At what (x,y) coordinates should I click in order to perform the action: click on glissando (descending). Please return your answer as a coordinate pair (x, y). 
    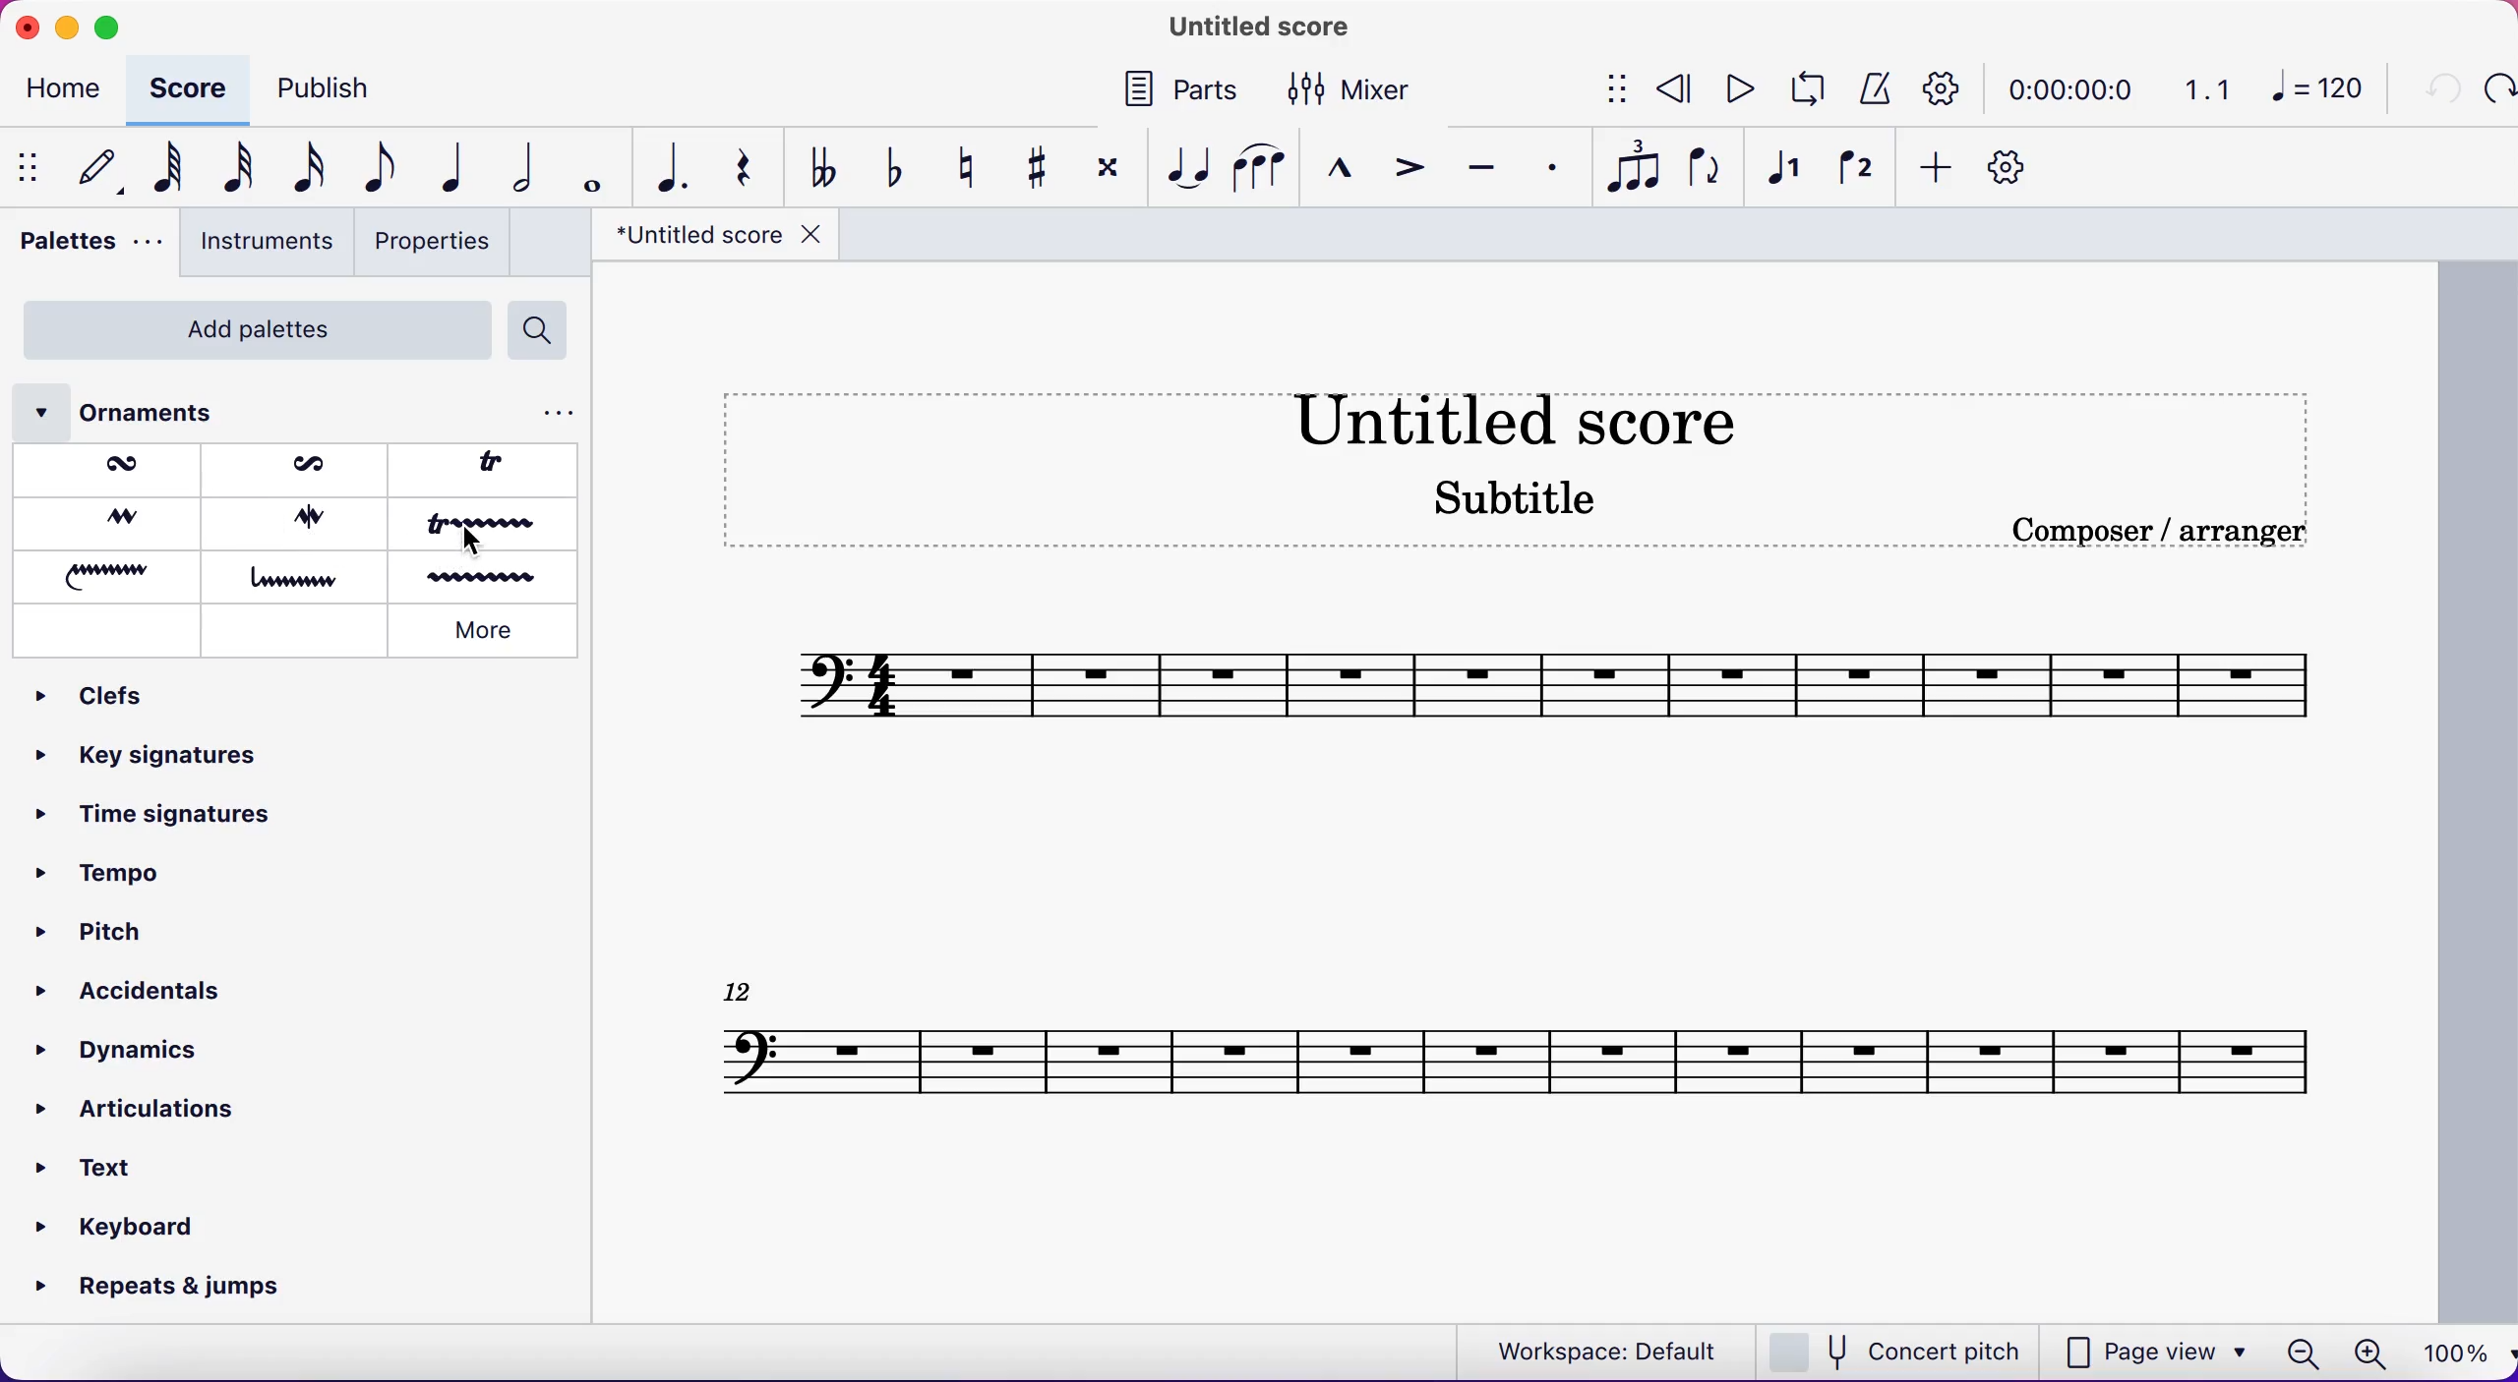
    Looking at the image, I should click on (298, 577).